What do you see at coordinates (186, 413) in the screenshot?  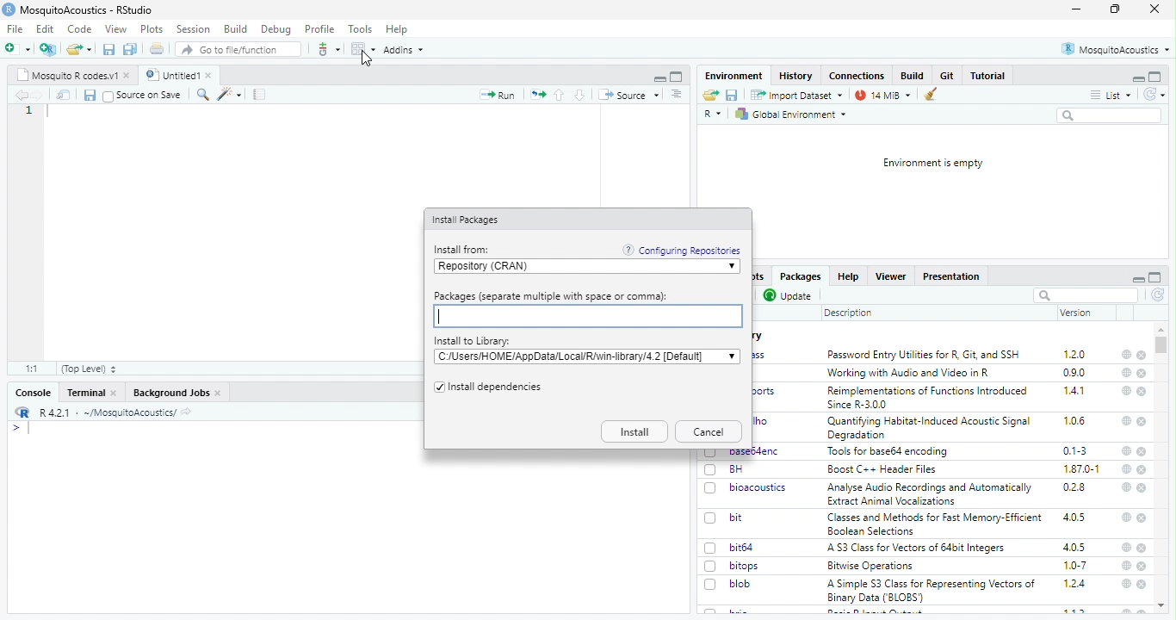 I see `share` at bounding box center [186, 413].